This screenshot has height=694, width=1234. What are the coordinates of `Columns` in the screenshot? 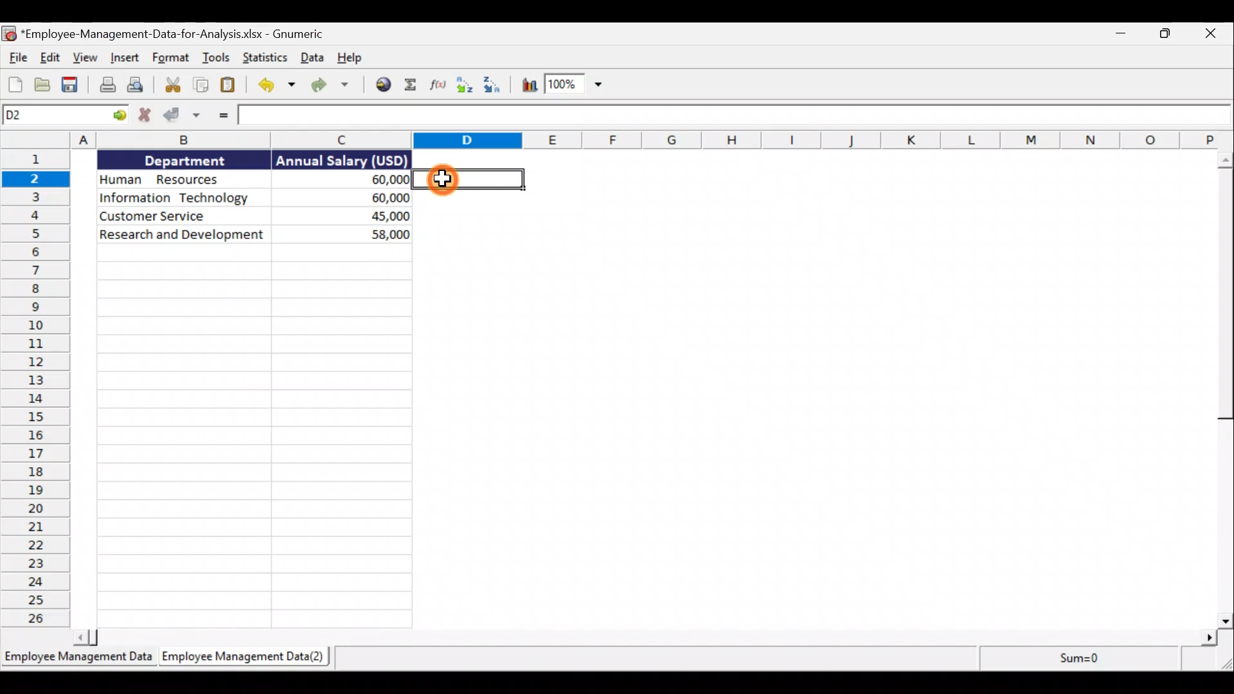 It's located at (614, 139).